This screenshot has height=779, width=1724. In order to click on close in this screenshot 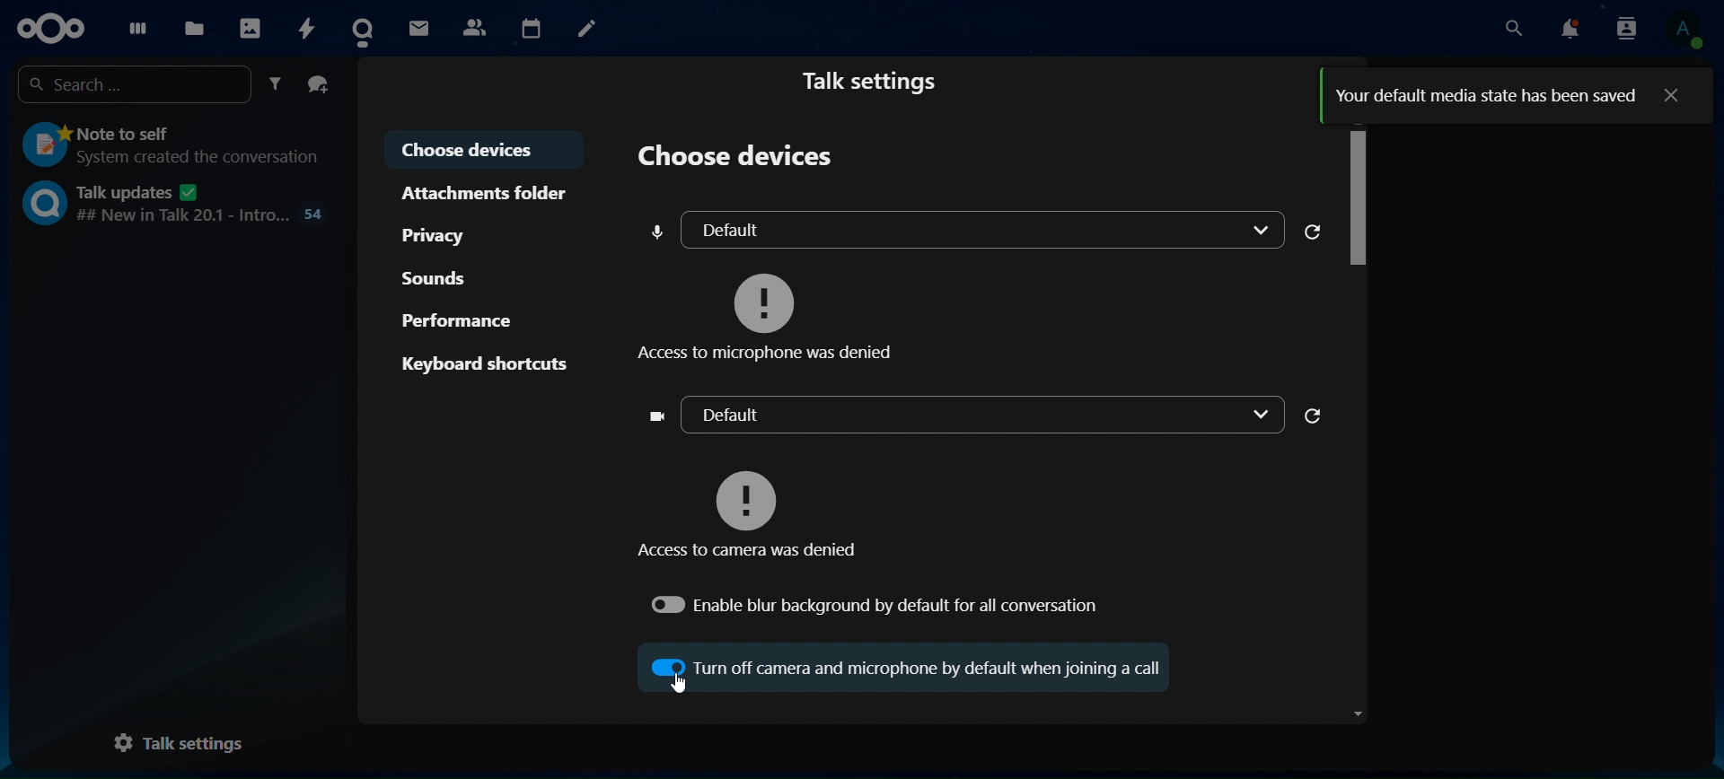, I will do `click(1674, 95)`.